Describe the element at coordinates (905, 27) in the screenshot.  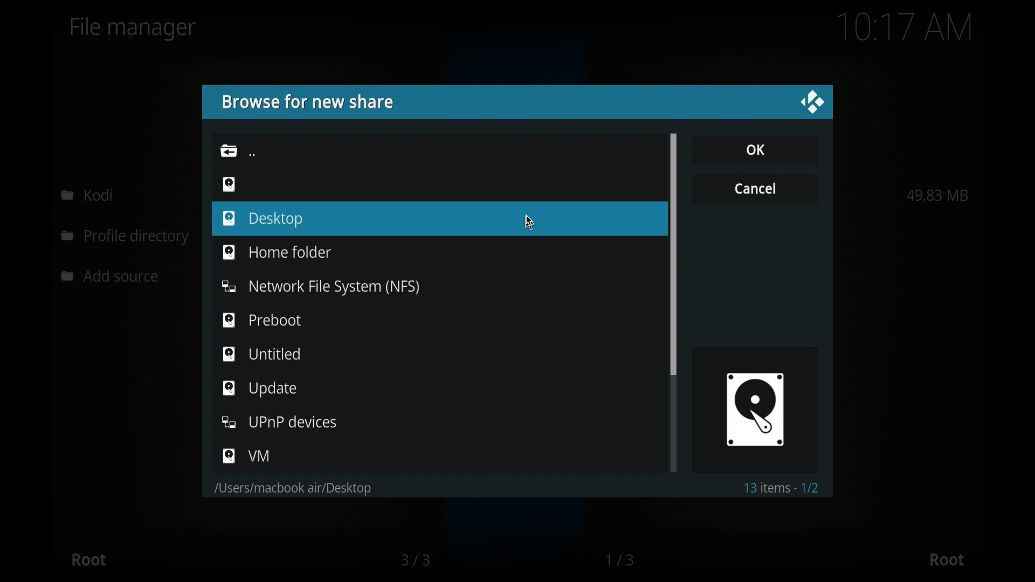
I see `10.16 am` at that location.